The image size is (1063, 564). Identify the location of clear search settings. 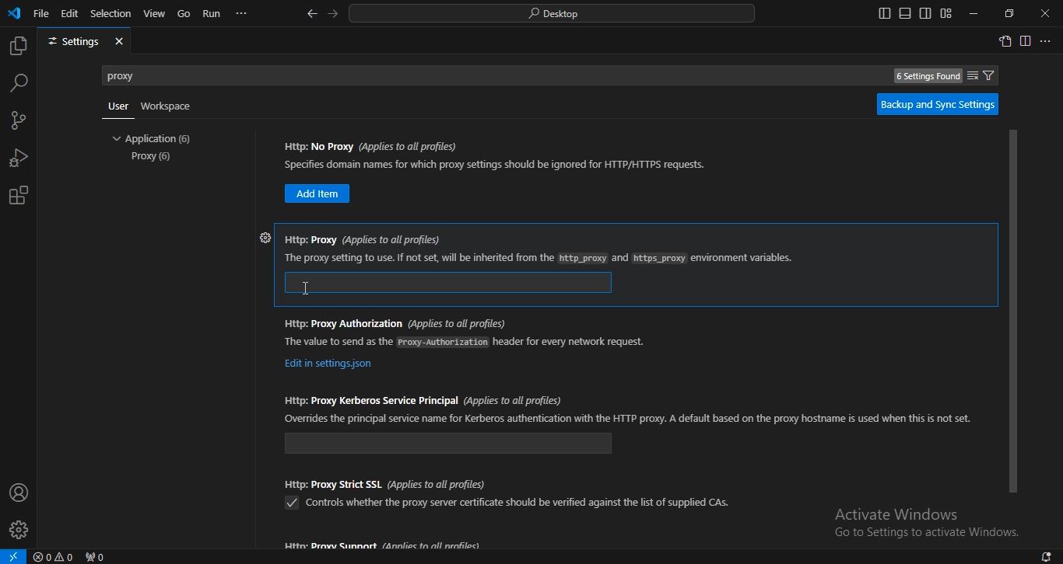
(971, 74).